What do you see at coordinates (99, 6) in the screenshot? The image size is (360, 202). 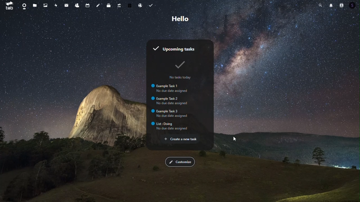 I see `notes` at bounding box center [99, 6].